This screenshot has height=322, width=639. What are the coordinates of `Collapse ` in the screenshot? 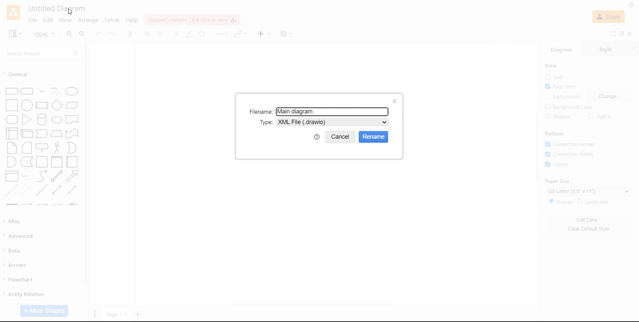 It's located at (631, 33).